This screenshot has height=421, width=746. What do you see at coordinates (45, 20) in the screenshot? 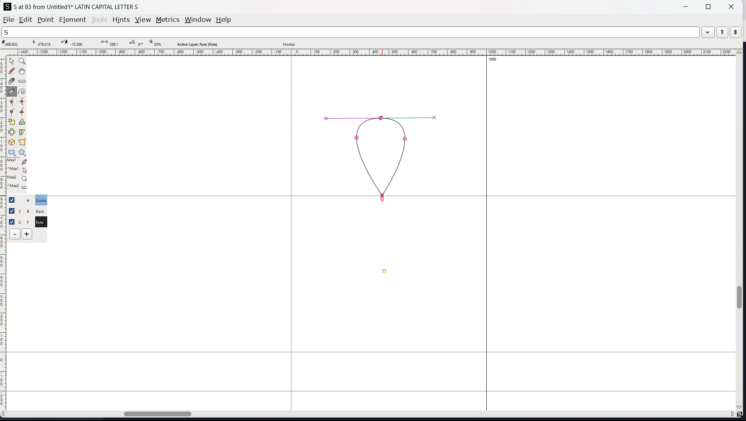
I see `point` at bounding box center [45, 20].